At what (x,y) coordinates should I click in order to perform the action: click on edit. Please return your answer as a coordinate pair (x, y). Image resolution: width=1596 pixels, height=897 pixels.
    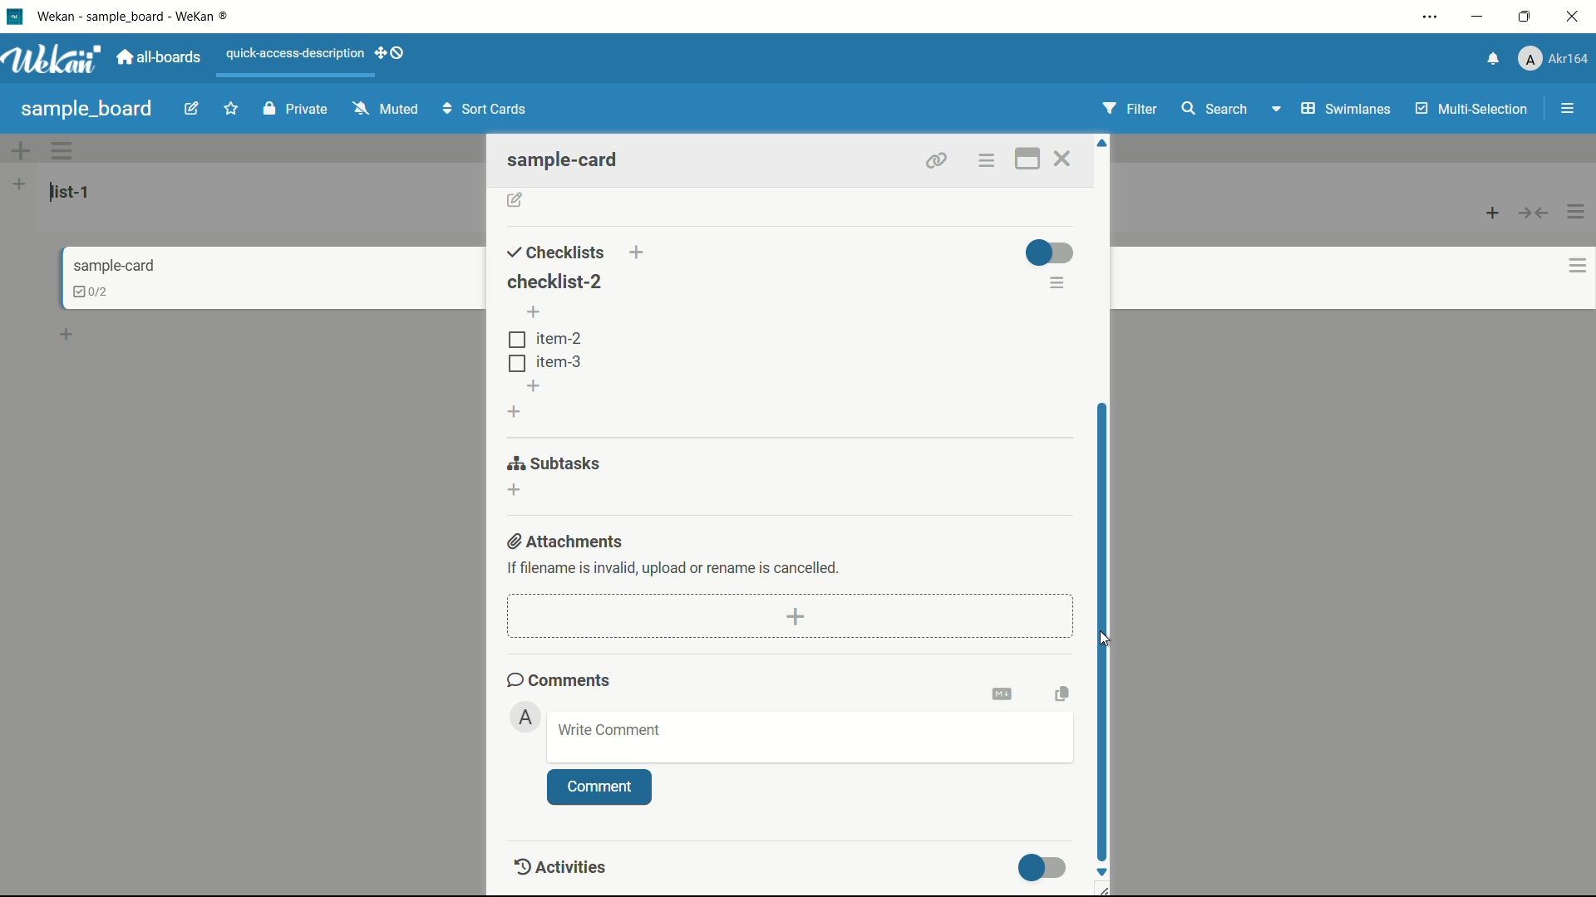
    Looking at the image, I should click on (194, 110).